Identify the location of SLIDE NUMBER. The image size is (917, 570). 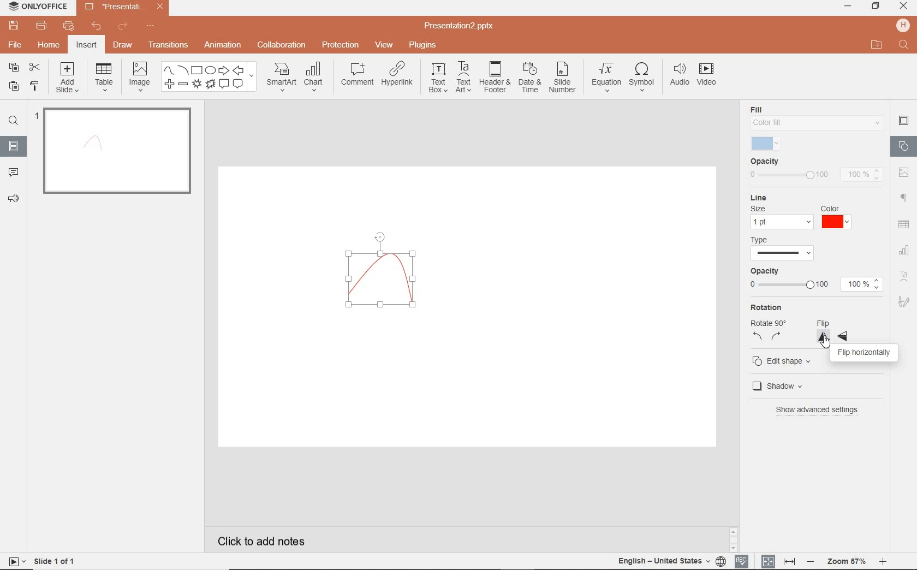
(563, 80).